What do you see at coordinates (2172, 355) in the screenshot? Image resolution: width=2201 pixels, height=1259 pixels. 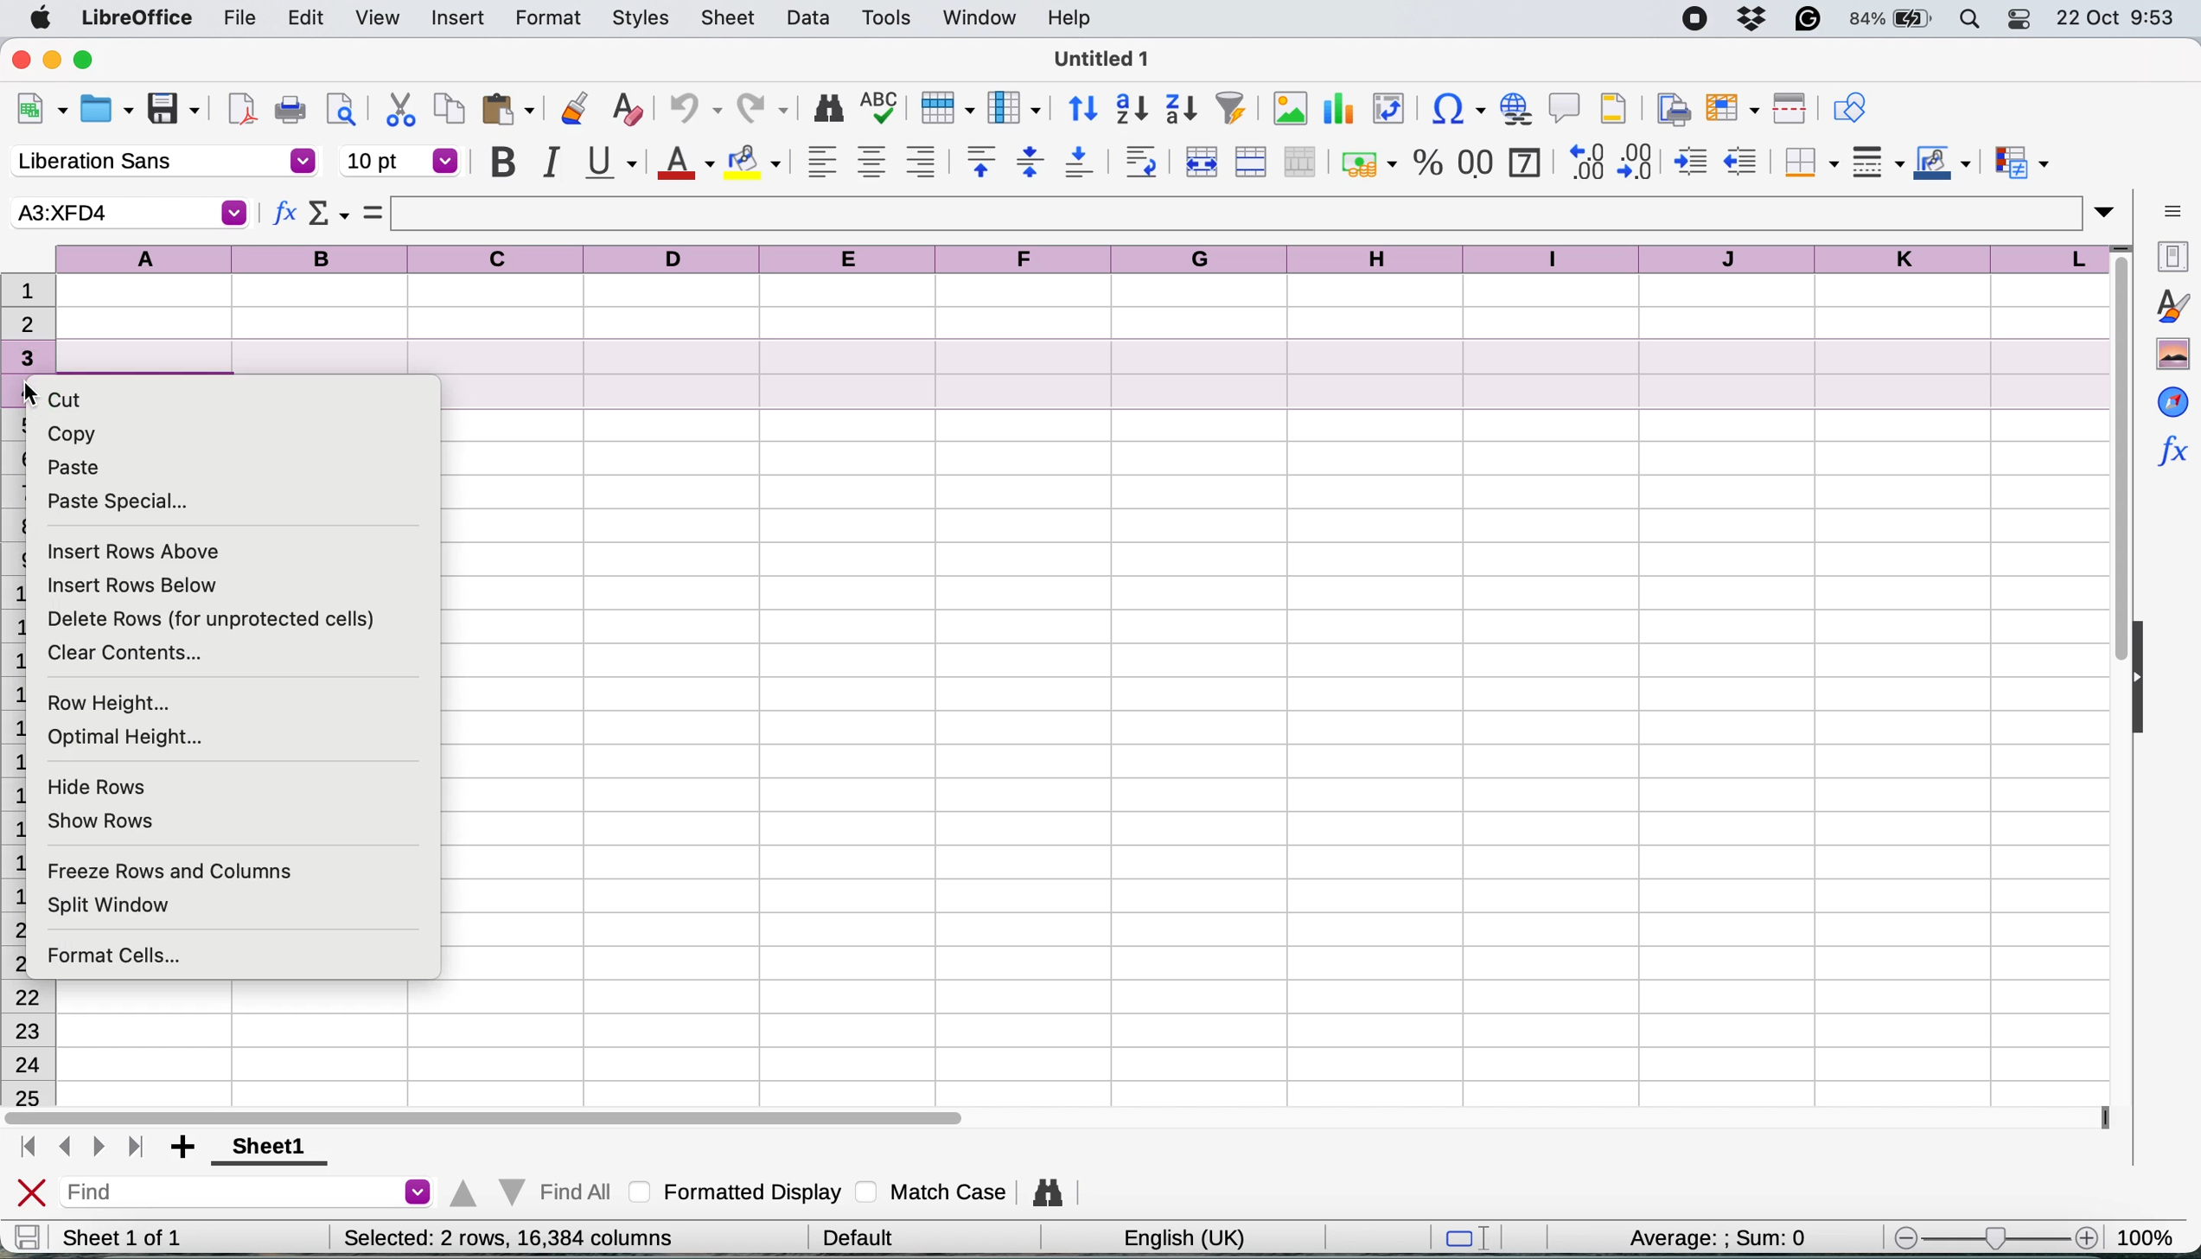 I see `gallery` at bounding box center [2172, 355].